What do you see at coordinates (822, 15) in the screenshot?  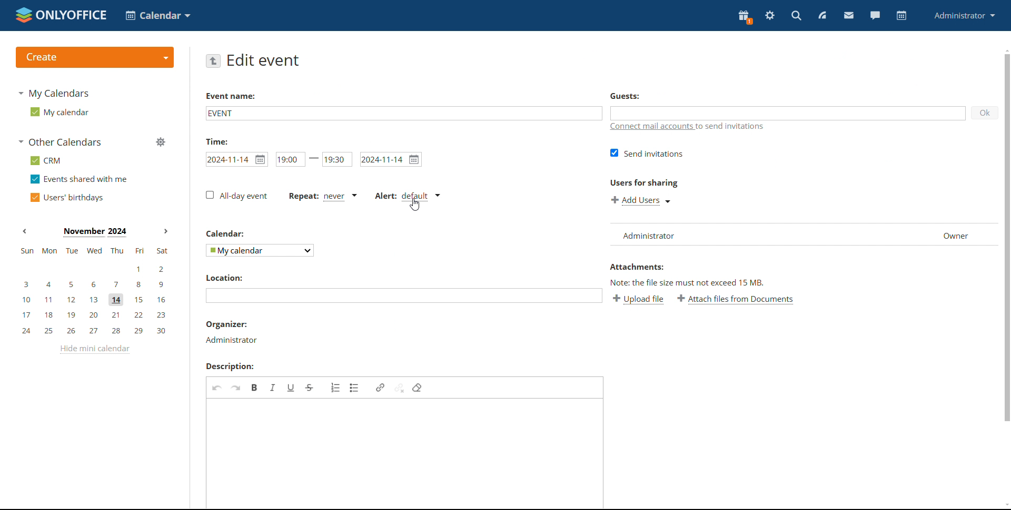 I see `feed` at bounding box center [822, 15].